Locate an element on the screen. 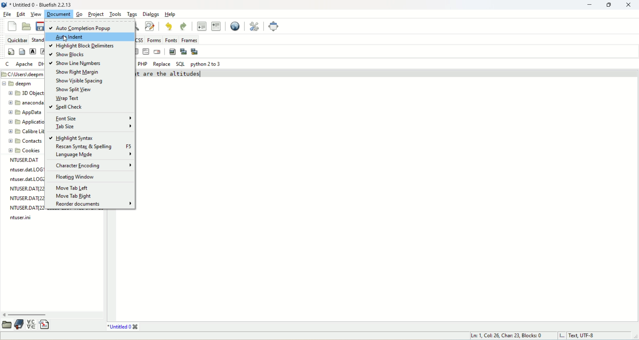  text, UTF-8 is located at coordinates (589, 336).